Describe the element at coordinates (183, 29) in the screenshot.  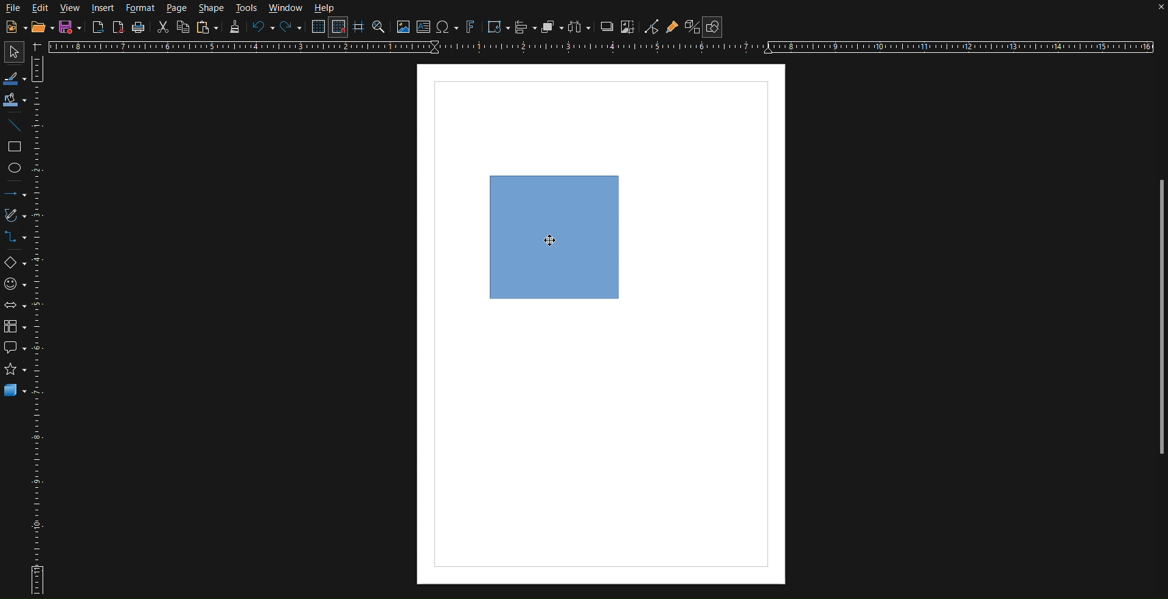
I see `Copy` at that location.